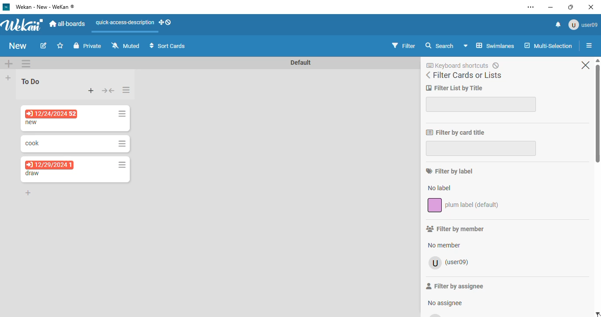 The height and width of the screenshot is (317, 601). I want to click on filter list by title, so click(455, 88).